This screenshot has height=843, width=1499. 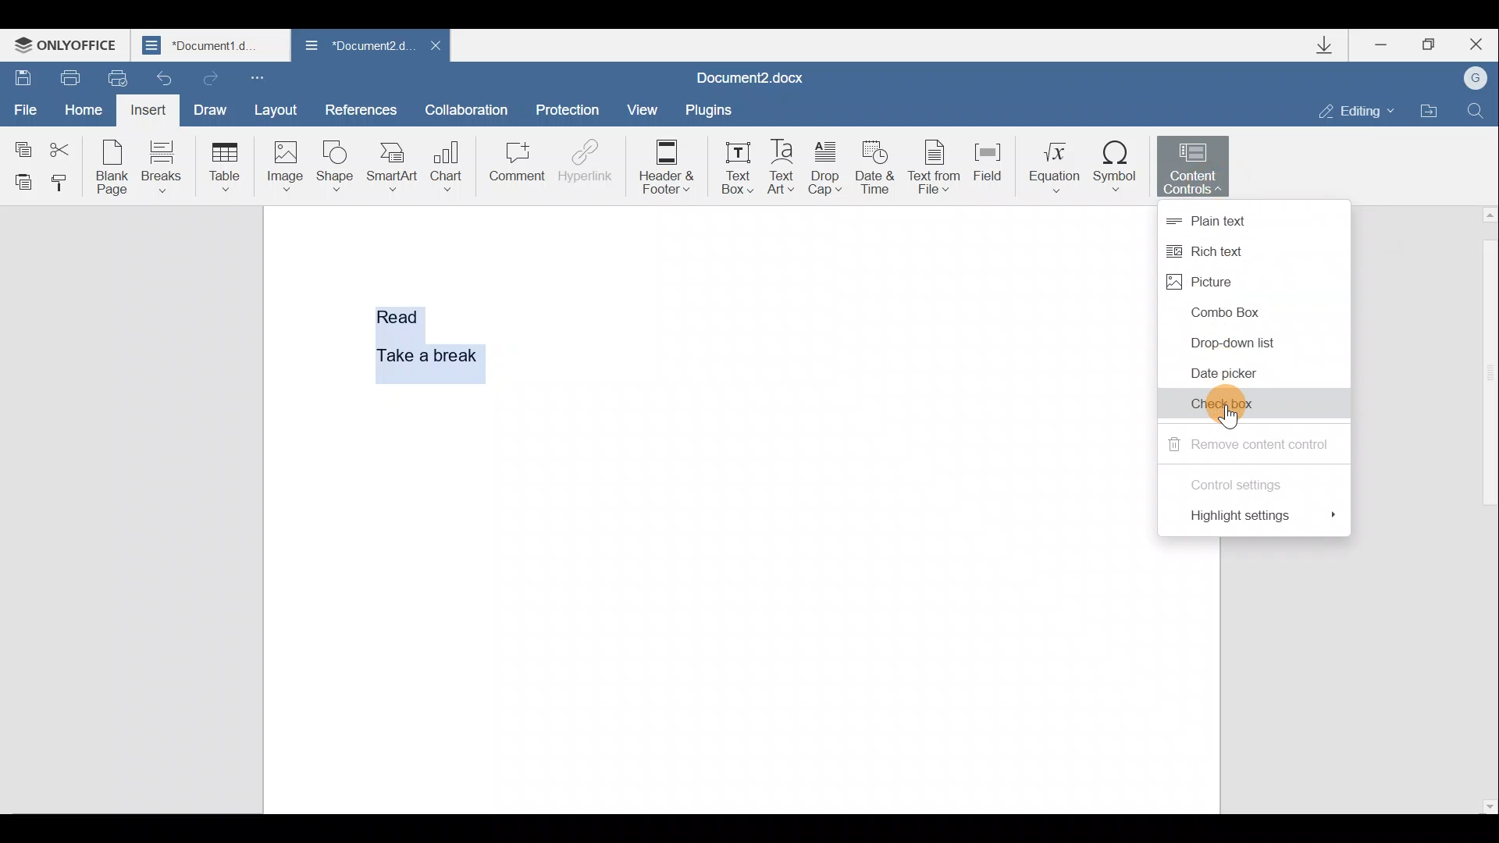 I want to click on Image, so click(x=284, y=165).